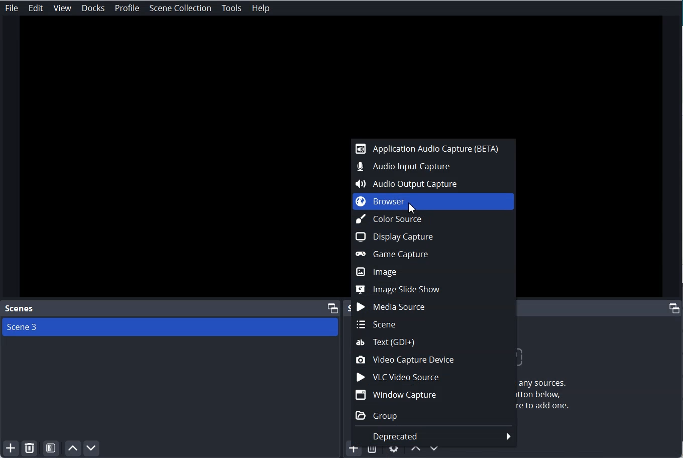 This screenshot has width=683, height=458. Describe the element at coordinates (433, 437) in the screenshot. I see `Deprecated` at that location.